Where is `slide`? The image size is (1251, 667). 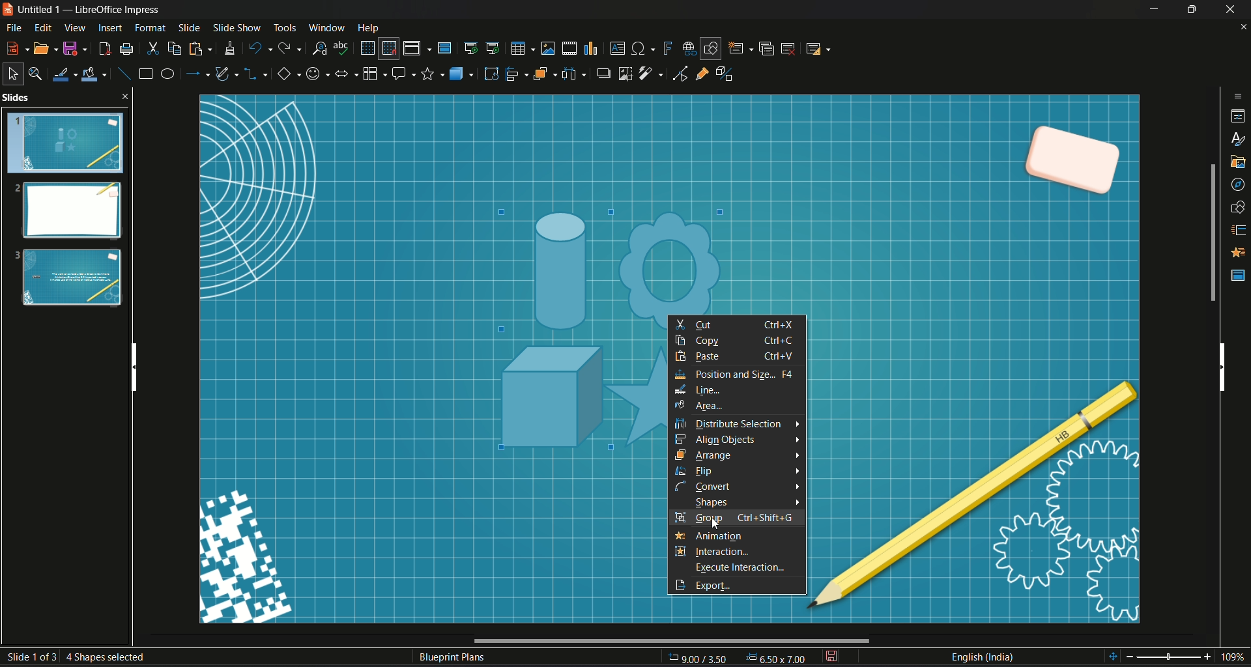 slide is located at coordinates (190, 27).